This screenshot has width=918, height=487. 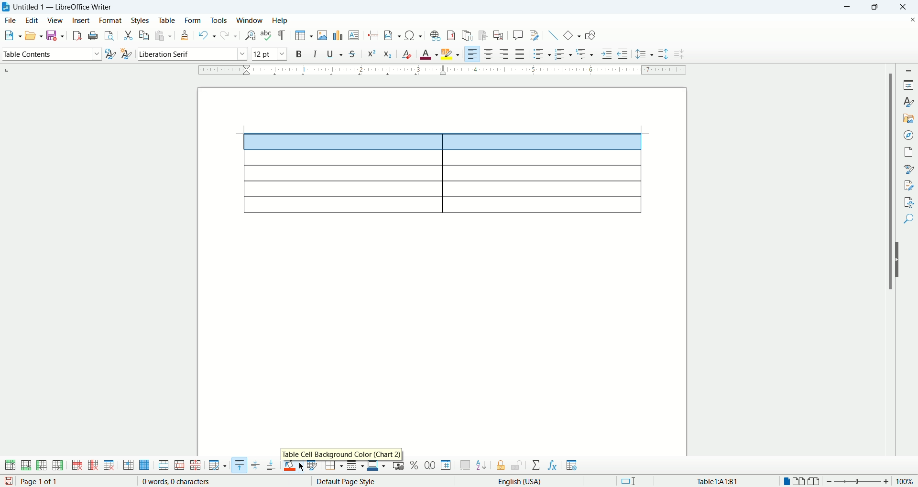 What do you see at coordinates (55, 20) in the screenshot?
I see `view` at bounding box center [55, 20].